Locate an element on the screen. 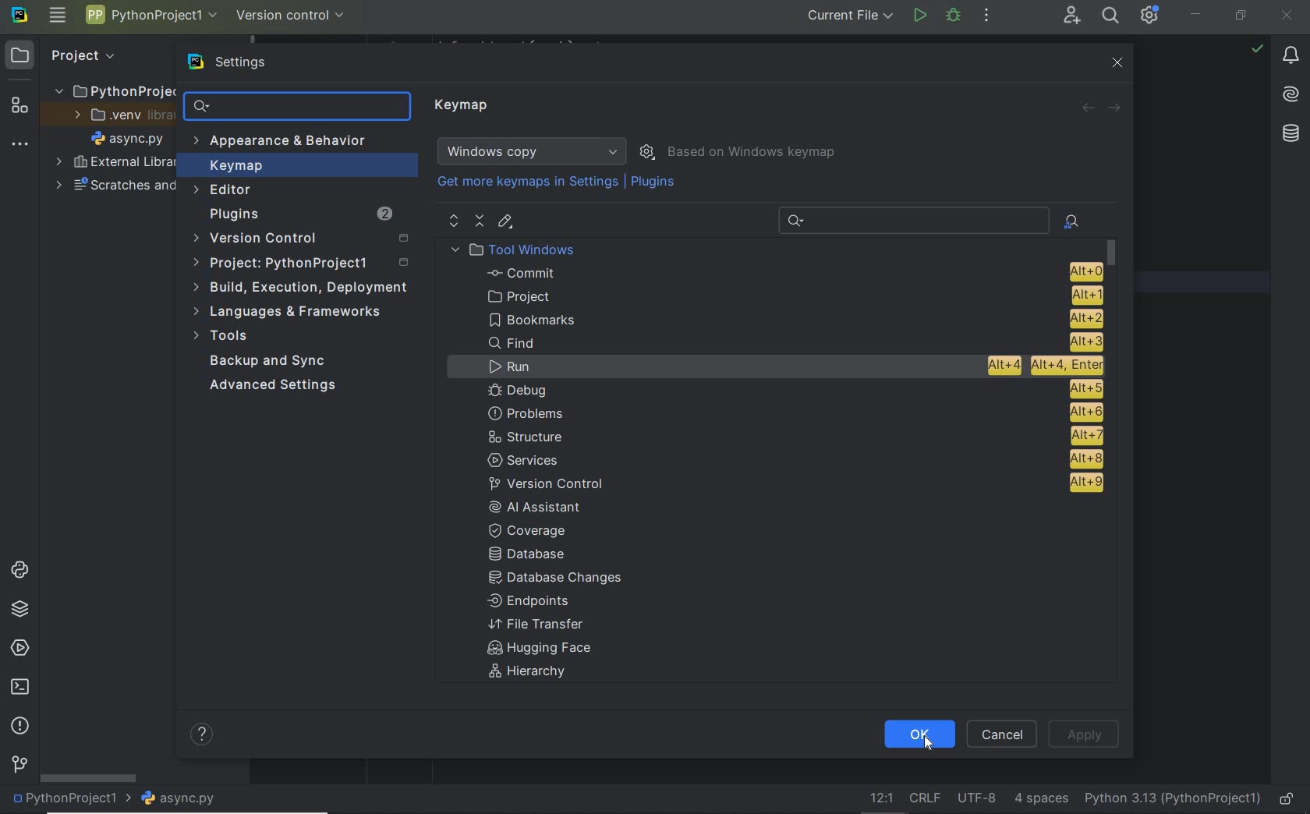  Windows is located at coordinates (532, 151).